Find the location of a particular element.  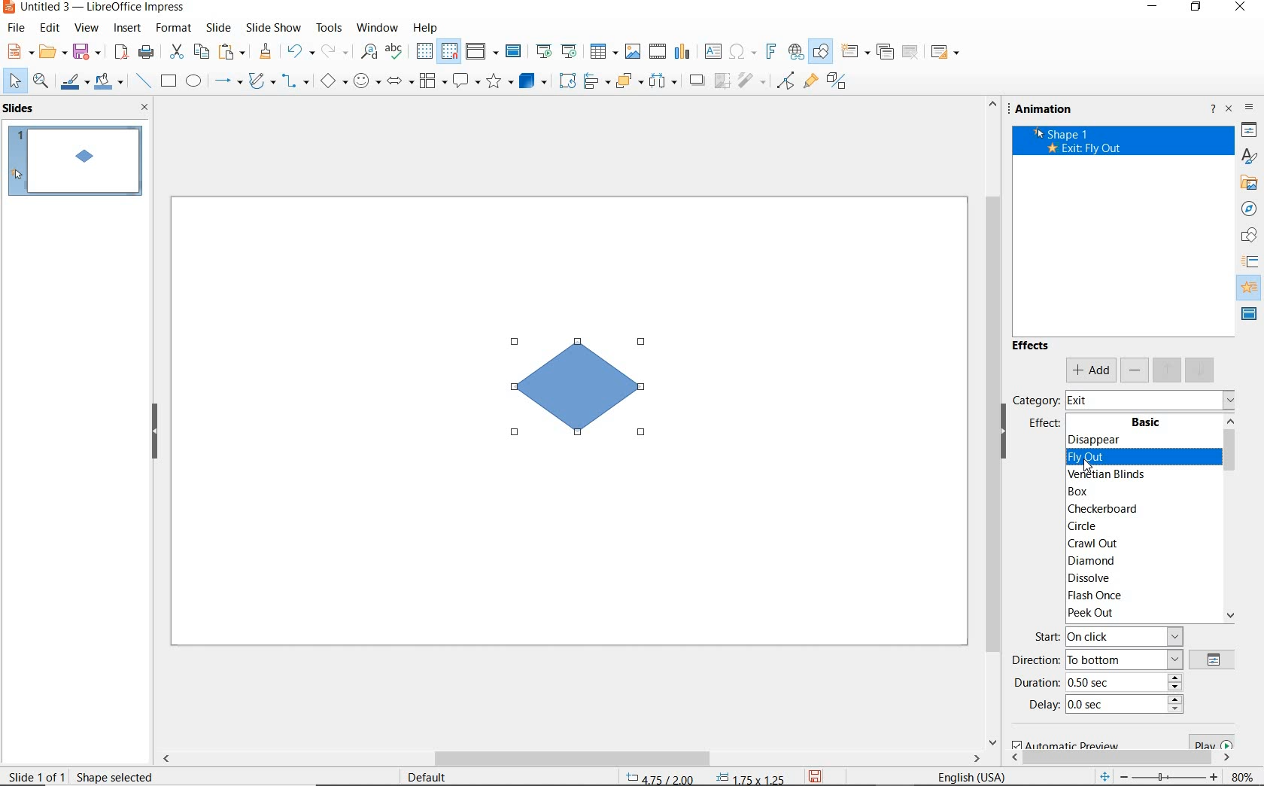

slide 1 of 1 is located at coordinates (36, 775).